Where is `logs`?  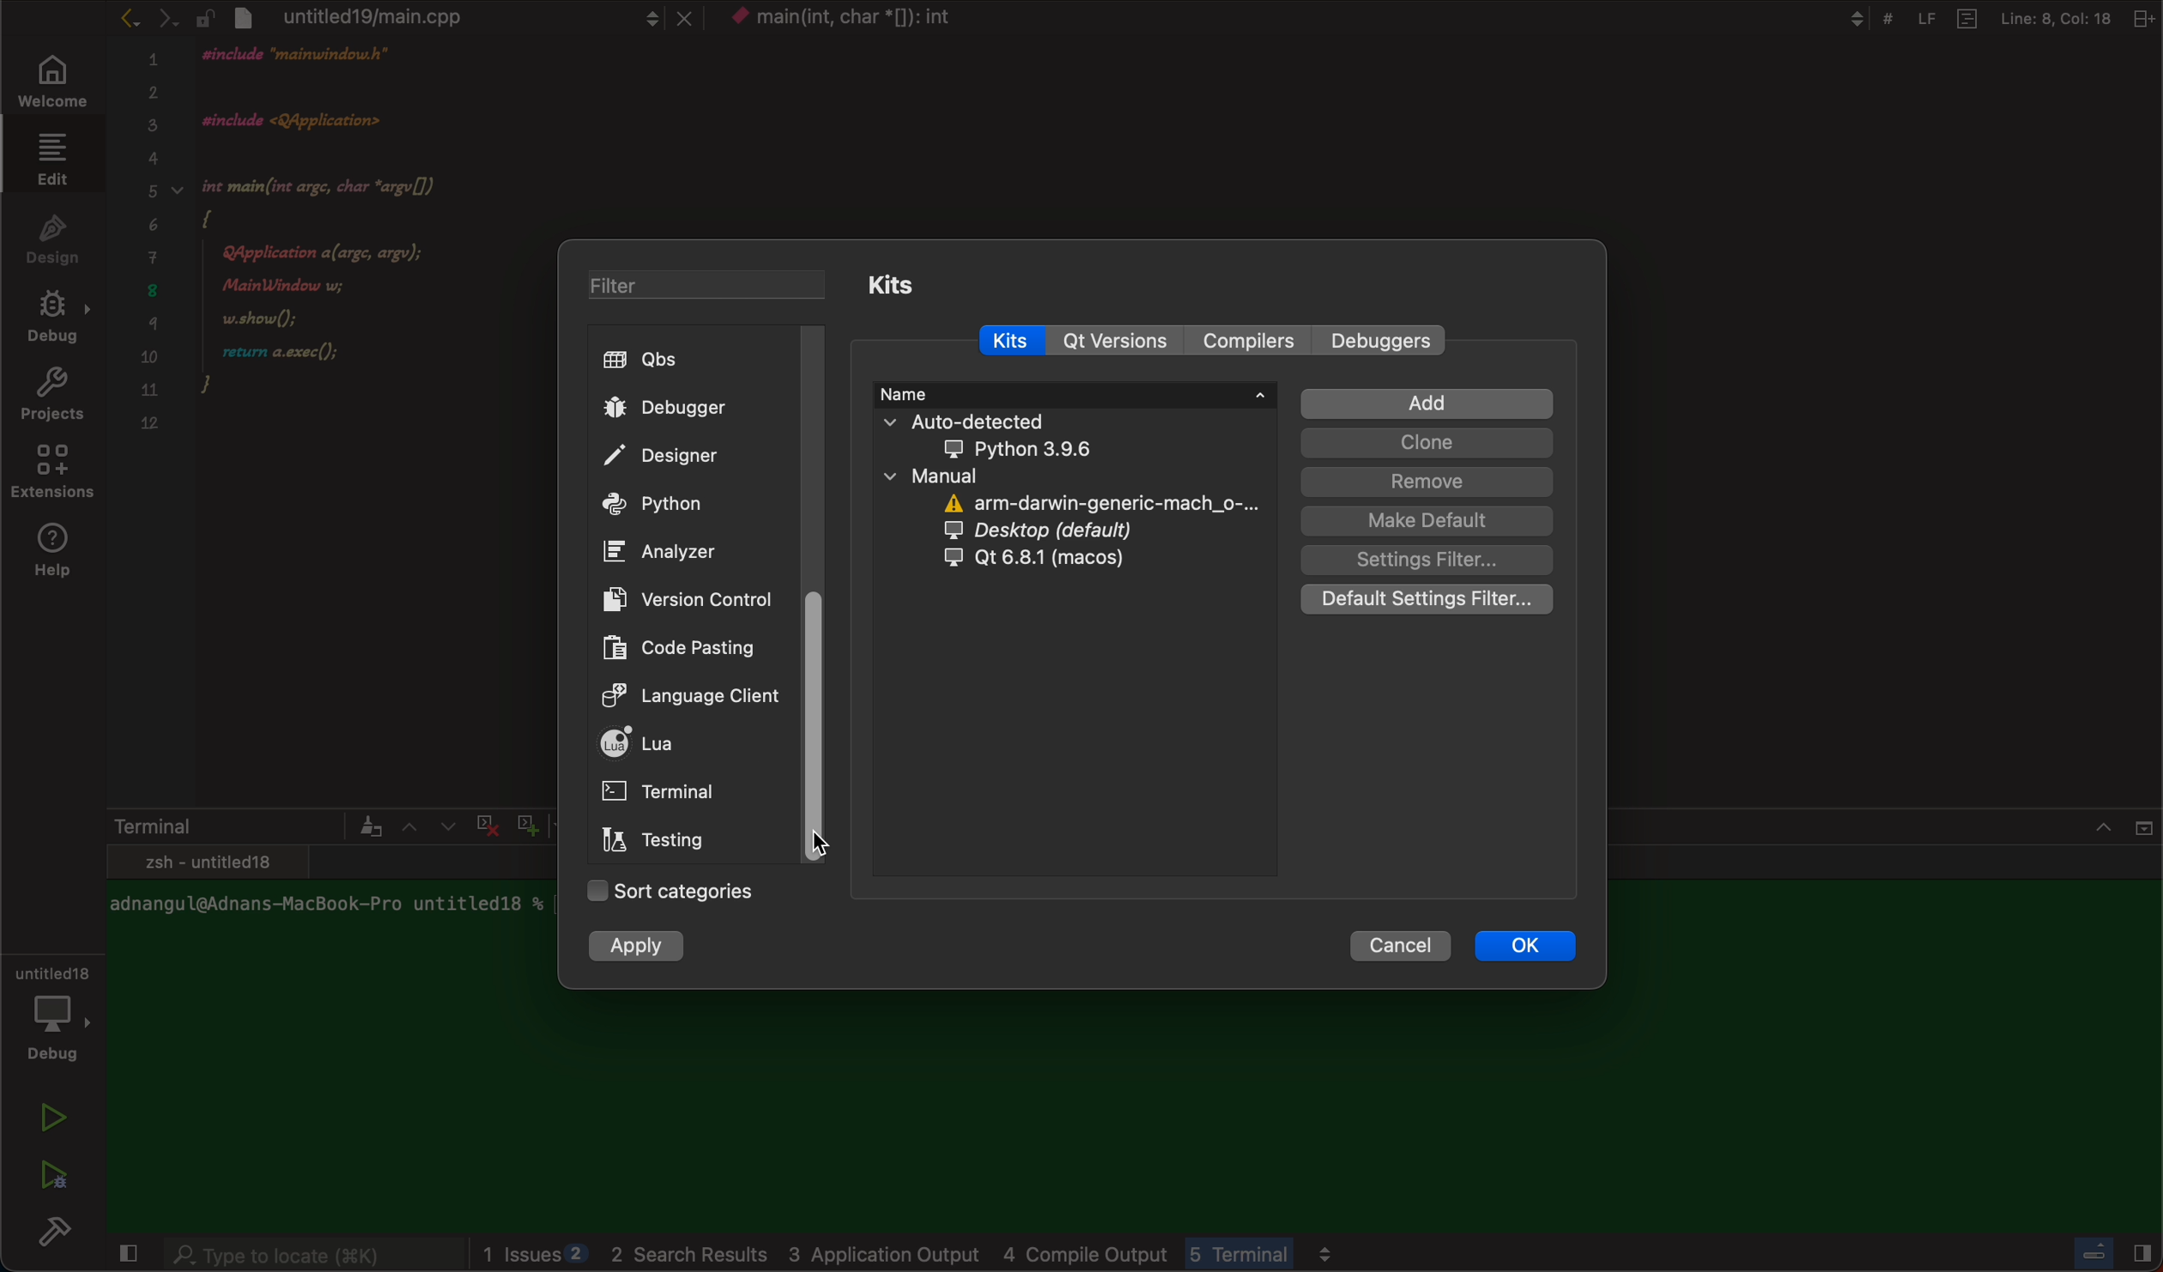 logs is located at coordinates (1020, 1255).